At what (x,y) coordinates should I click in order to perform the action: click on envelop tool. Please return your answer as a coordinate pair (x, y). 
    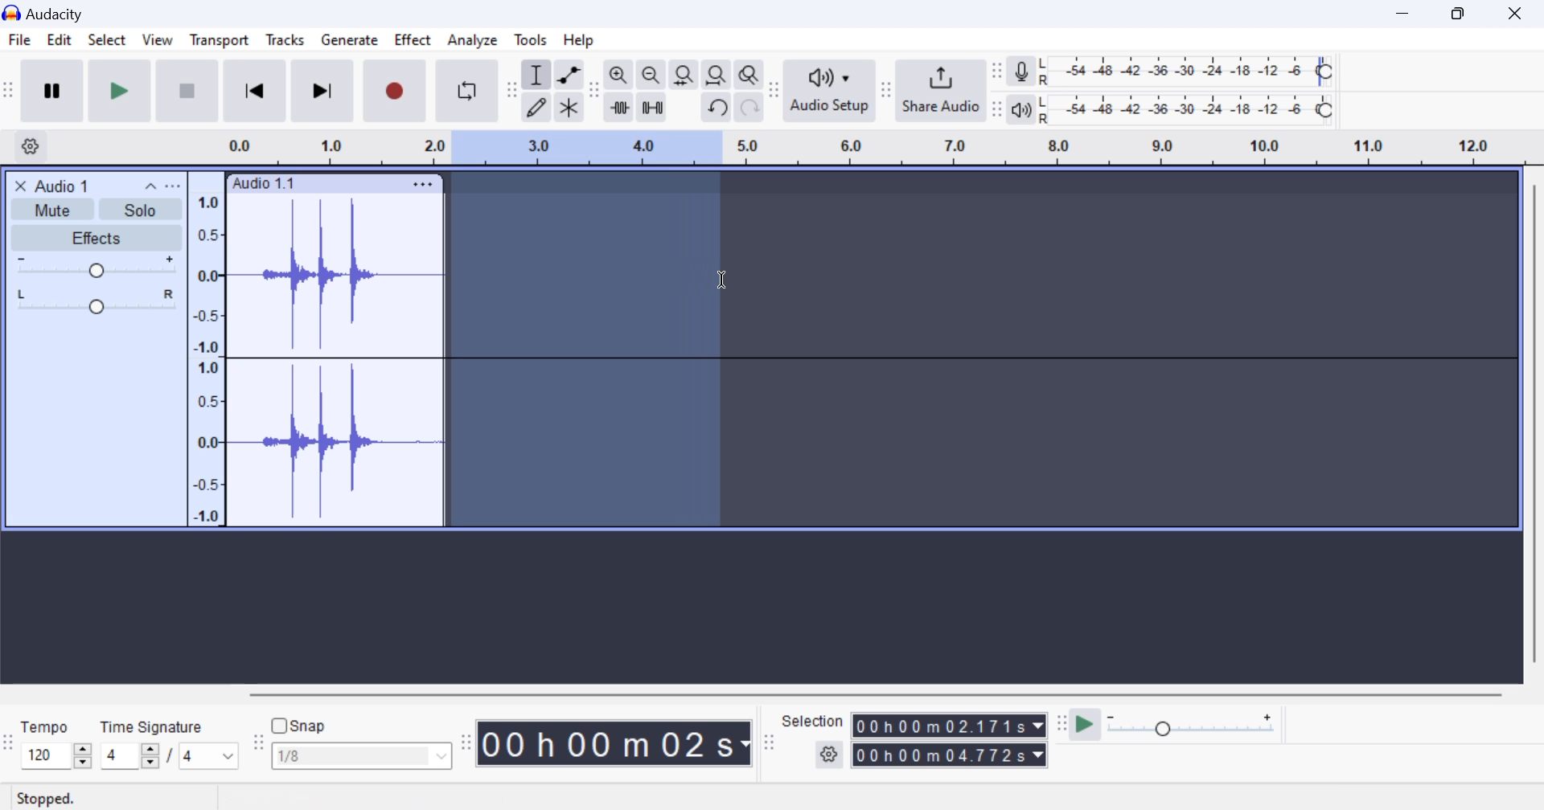
    Looking at the image, I should click on (569, 76).